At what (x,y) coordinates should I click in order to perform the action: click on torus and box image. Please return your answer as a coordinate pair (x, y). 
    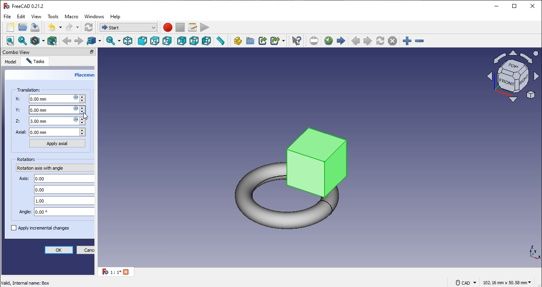
    Looking at the image, I should click on (295, 177).